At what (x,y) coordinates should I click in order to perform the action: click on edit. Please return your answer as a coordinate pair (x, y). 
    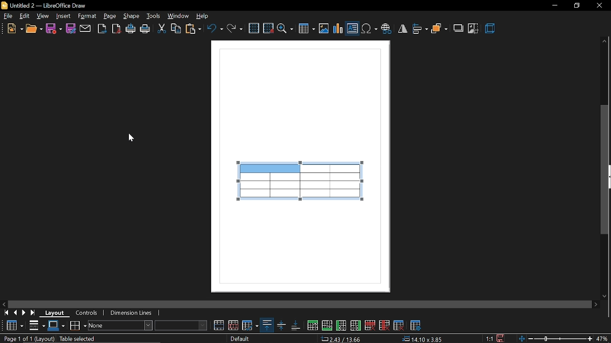
    Looking at the image, I should click on (24, 15).